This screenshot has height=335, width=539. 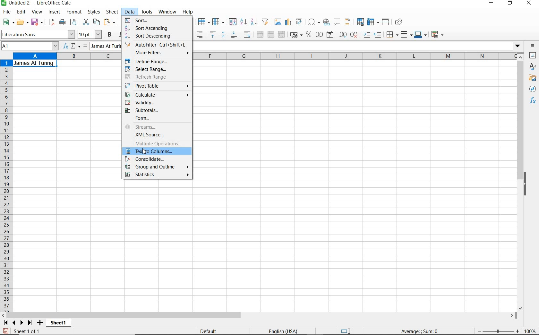 What do you see at coordinates (200, 35) in the screenshot?
I see `align right` at bounding box center [200, 35].